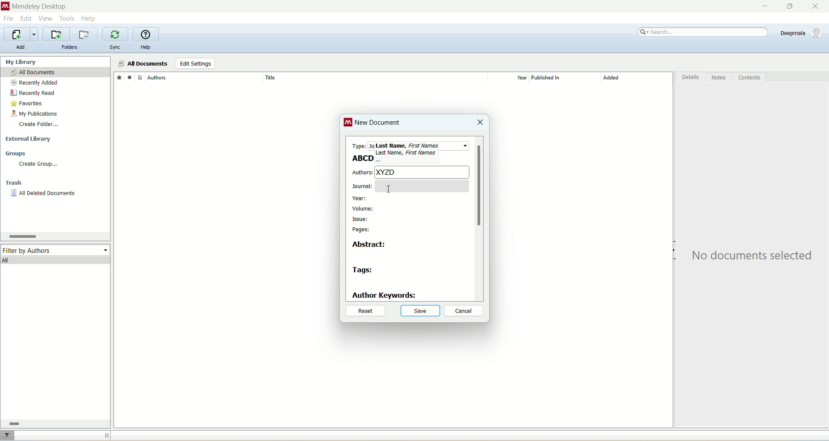 This screenshot has width=829, height=441. What do you see at coordinates (423, 173) in the screenshot?
I see `XYZD` at bounding box center [423, 173].